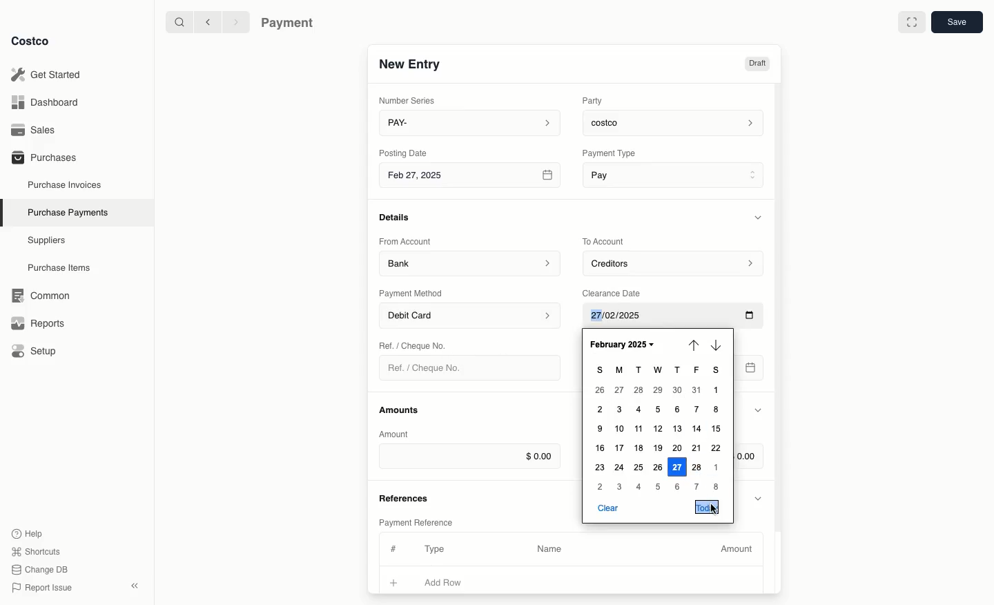 The width and height of the screenshot is (994, 605). I want to click on Number Series, so click(410, 100).